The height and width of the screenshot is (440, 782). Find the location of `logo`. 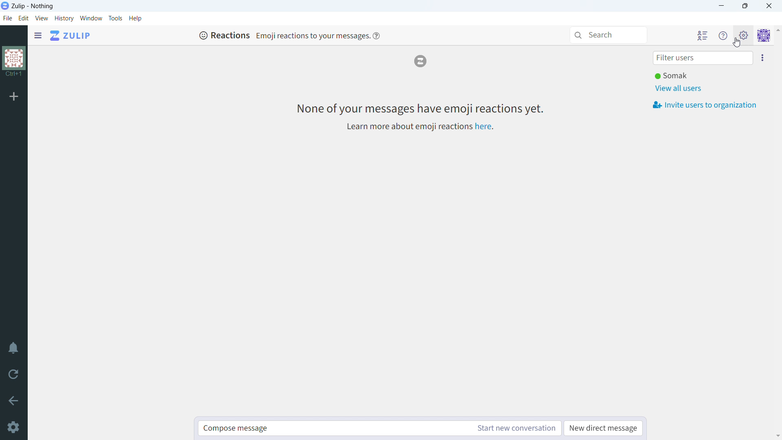

logo is located at coordinates (420, 61).